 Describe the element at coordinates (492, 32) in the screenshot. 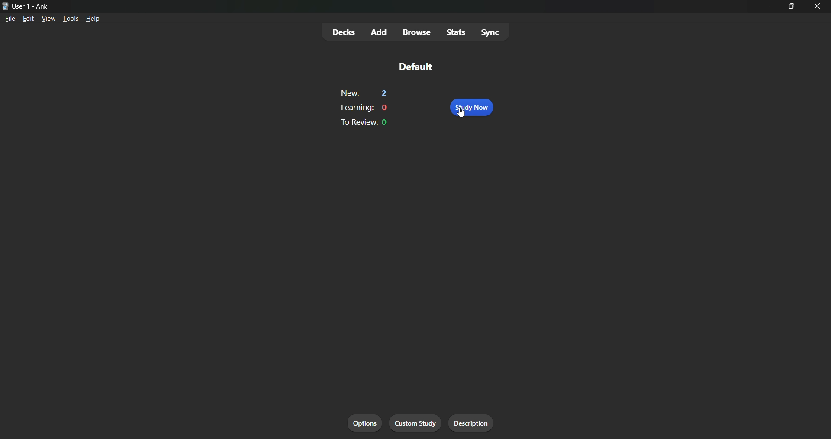

I see `Sync` at that location.